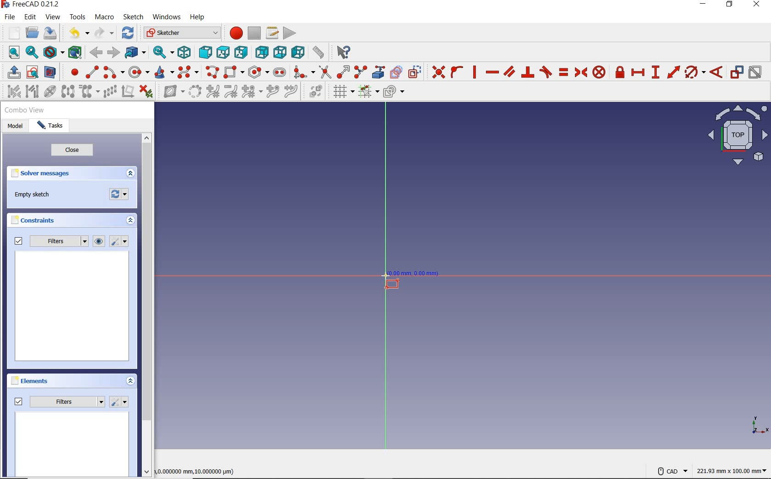 This screenshot has width=771, height=479. I want to click on front, so click(205, 53).